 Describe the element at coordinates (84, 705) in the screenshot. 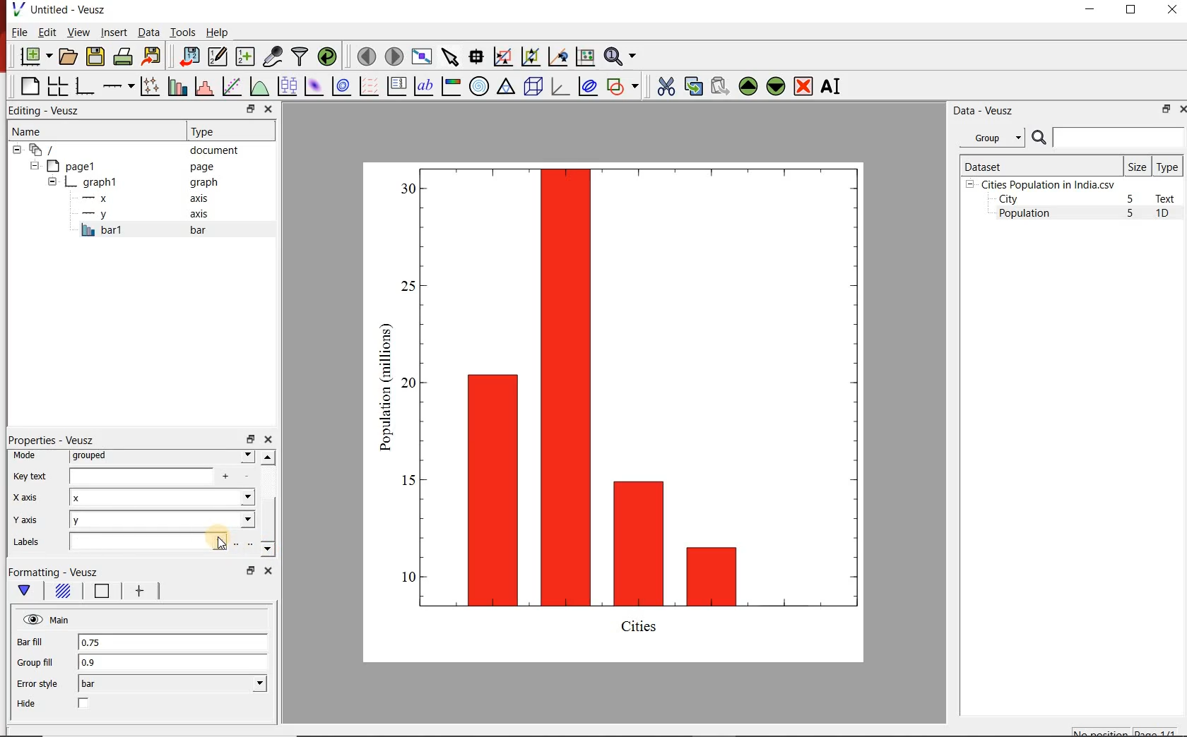

I see `check/uncheck` at that location.